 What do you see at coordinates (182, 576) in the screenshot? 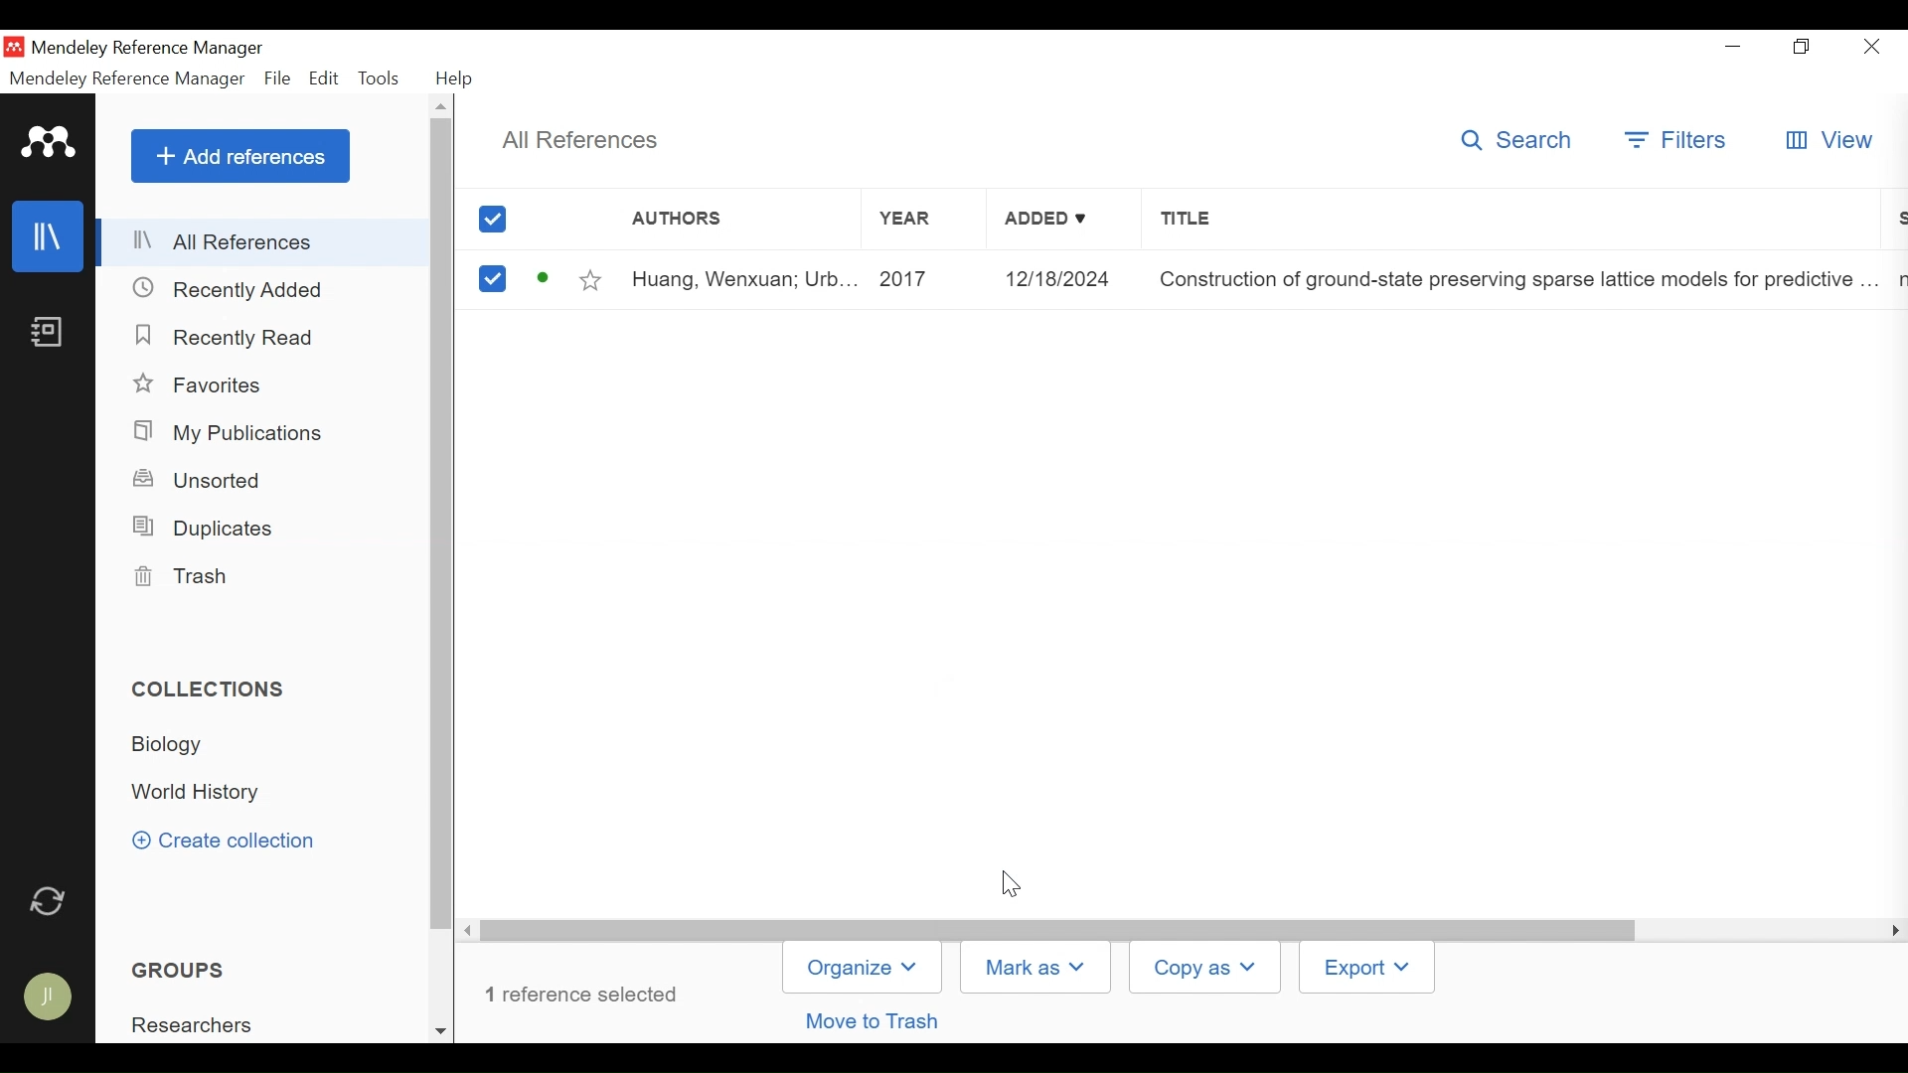
I see `Trash` at bounding box center [182, 576].